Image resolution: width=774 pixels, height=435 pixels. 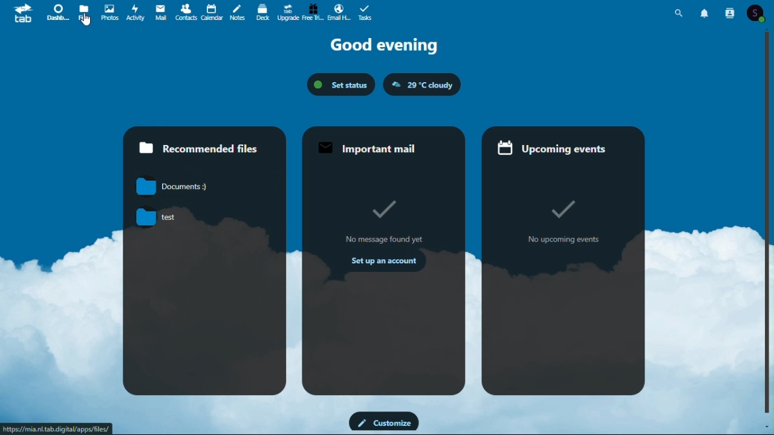 I want to click on Recommended files, so click(x=205, y=262).